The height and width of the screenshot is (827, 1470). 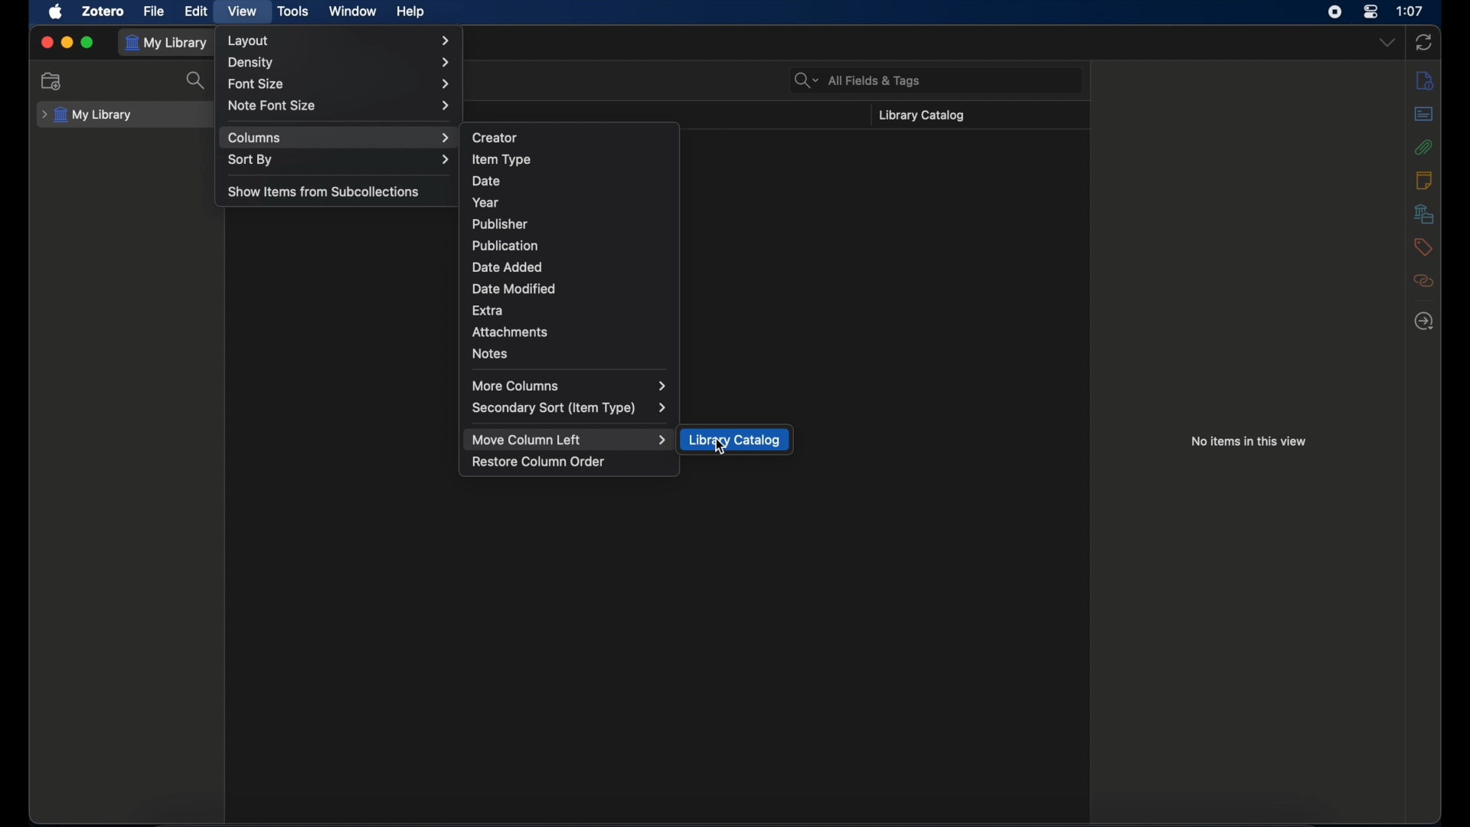 I want to click on locate, so click(x=1425, y=322).